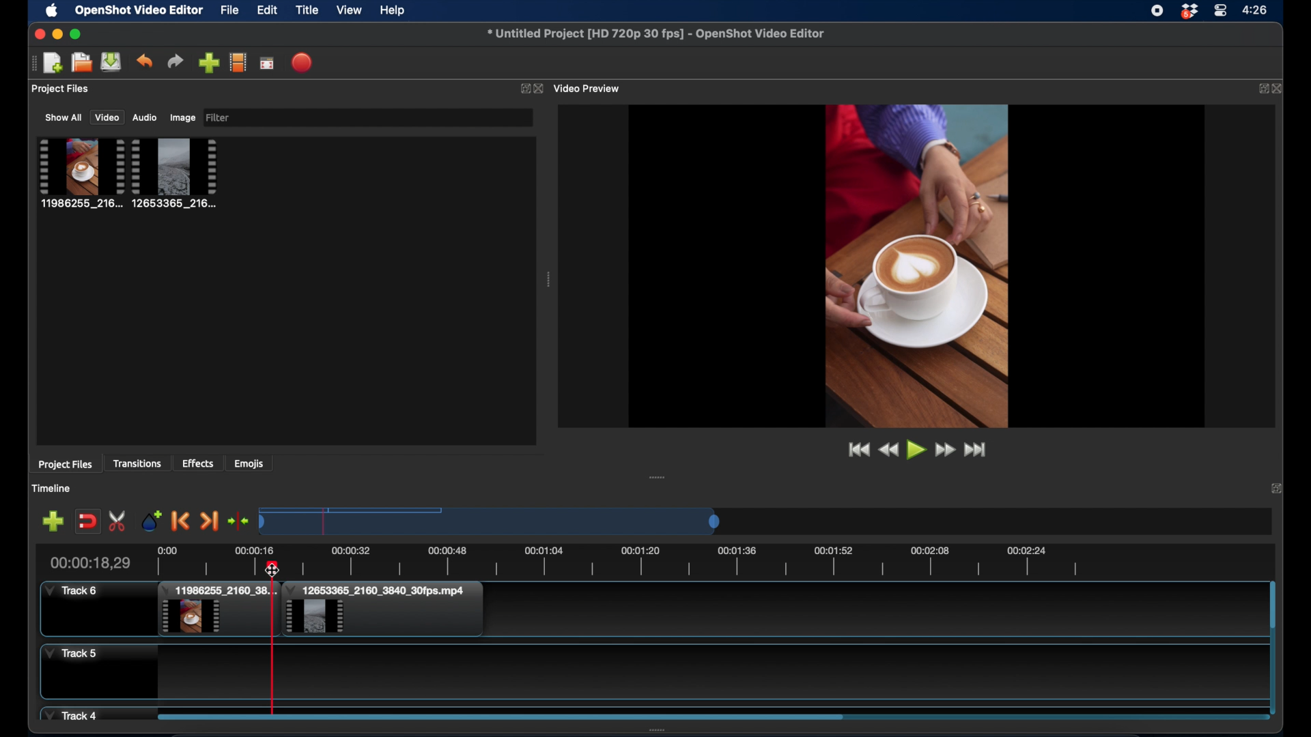  I want to click on export video, so click(302, 62).